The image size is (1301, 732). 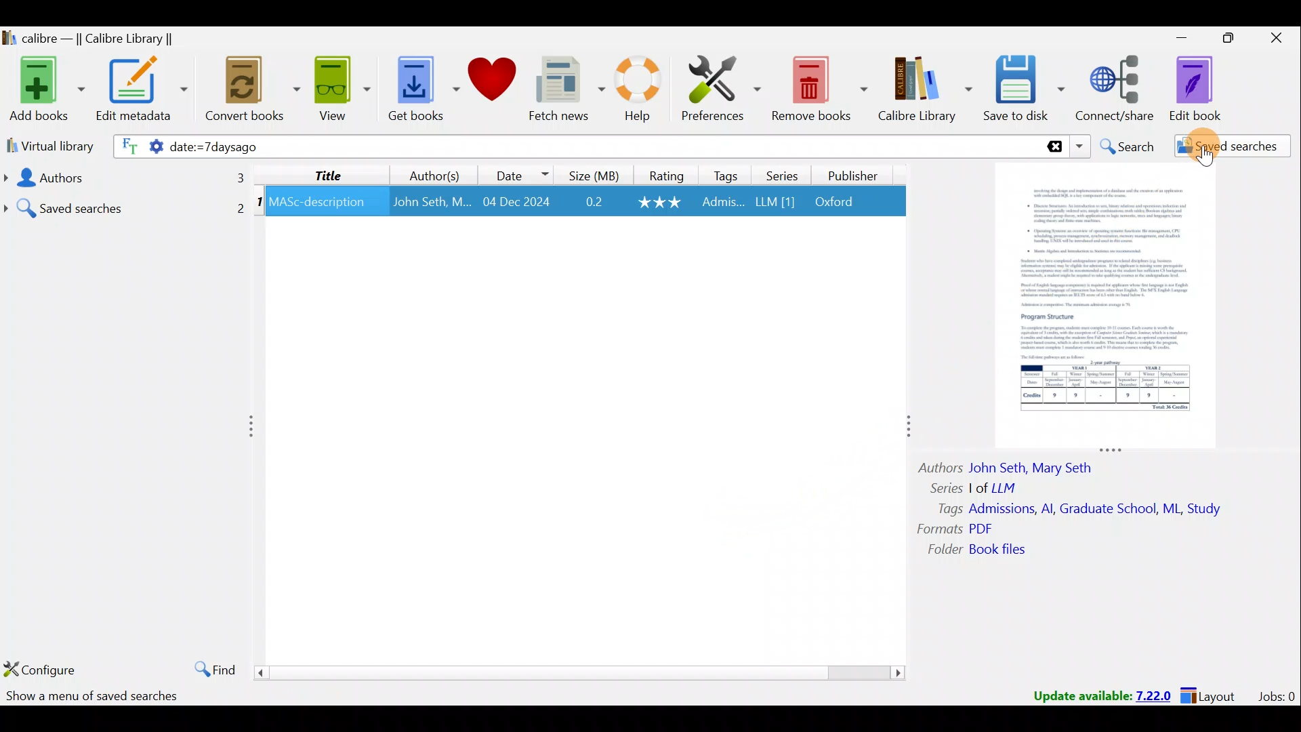 I want to click on Book preview, so click(x=1111, y=306).